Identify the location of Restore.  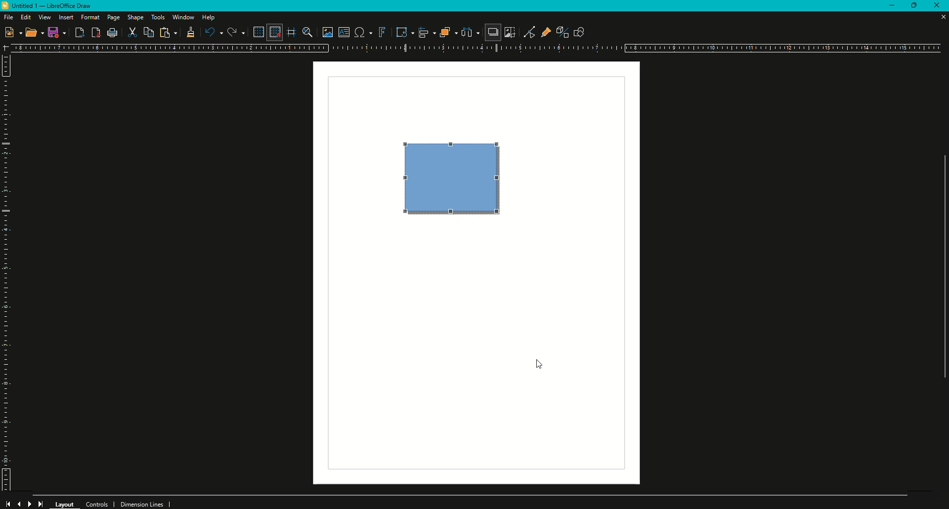
(912, 6).